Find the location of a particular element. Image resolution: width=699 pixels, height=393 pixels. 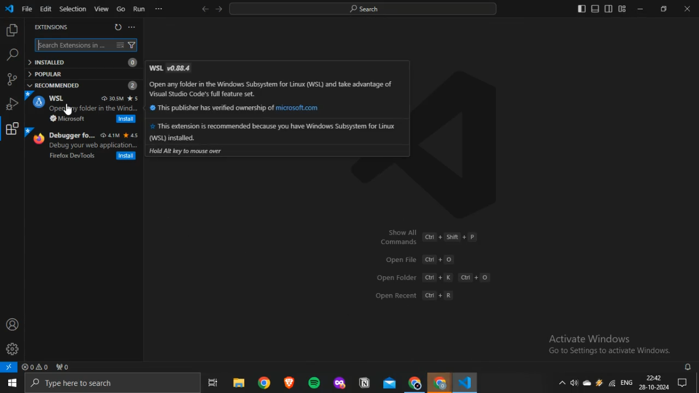

vscode icon is located at coordinates (10, 9).